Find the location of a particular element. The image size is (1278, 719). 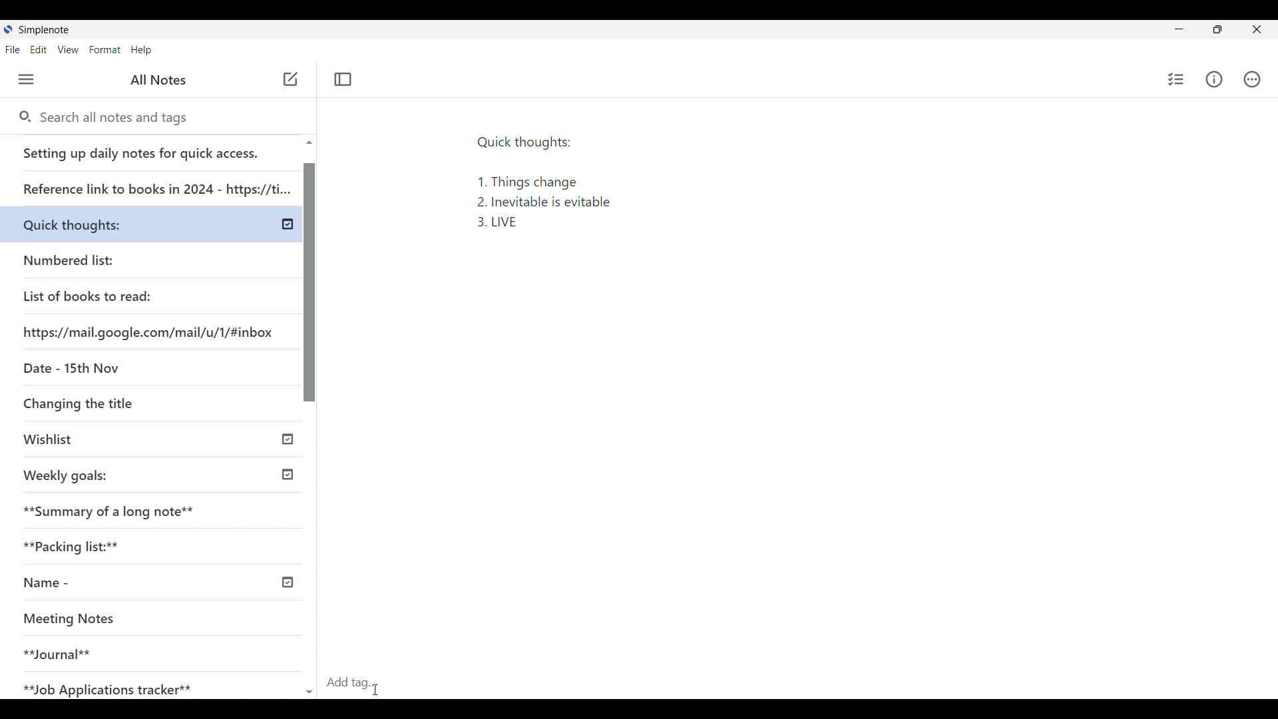

Changing the title is located at coordinates (106, 403).